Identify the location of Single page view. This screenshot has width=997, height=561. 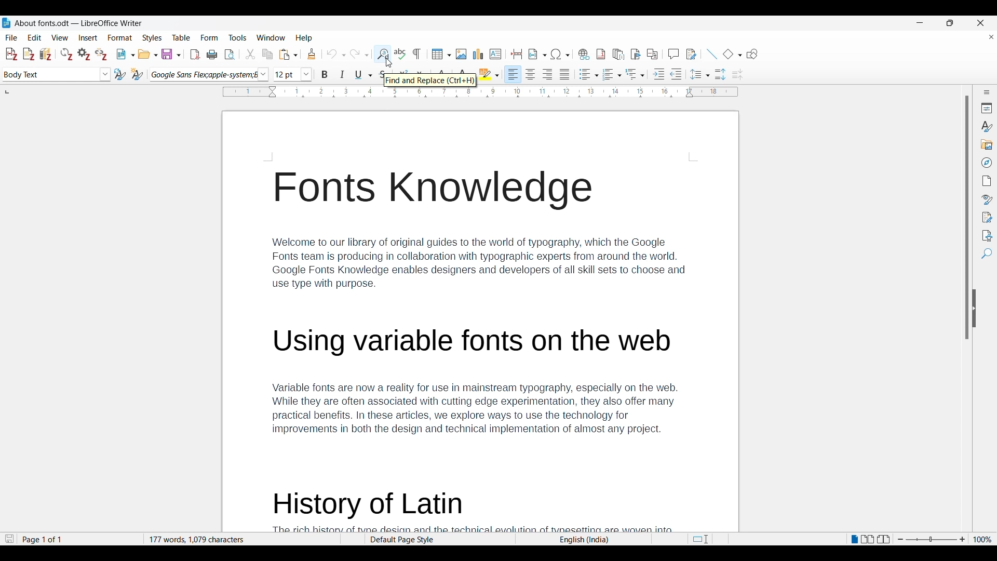
(854, 540).